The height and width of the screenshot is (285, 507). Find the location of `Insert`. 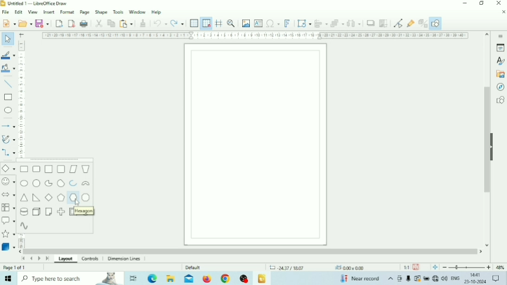

Insert is located at coordinates (49, 12).